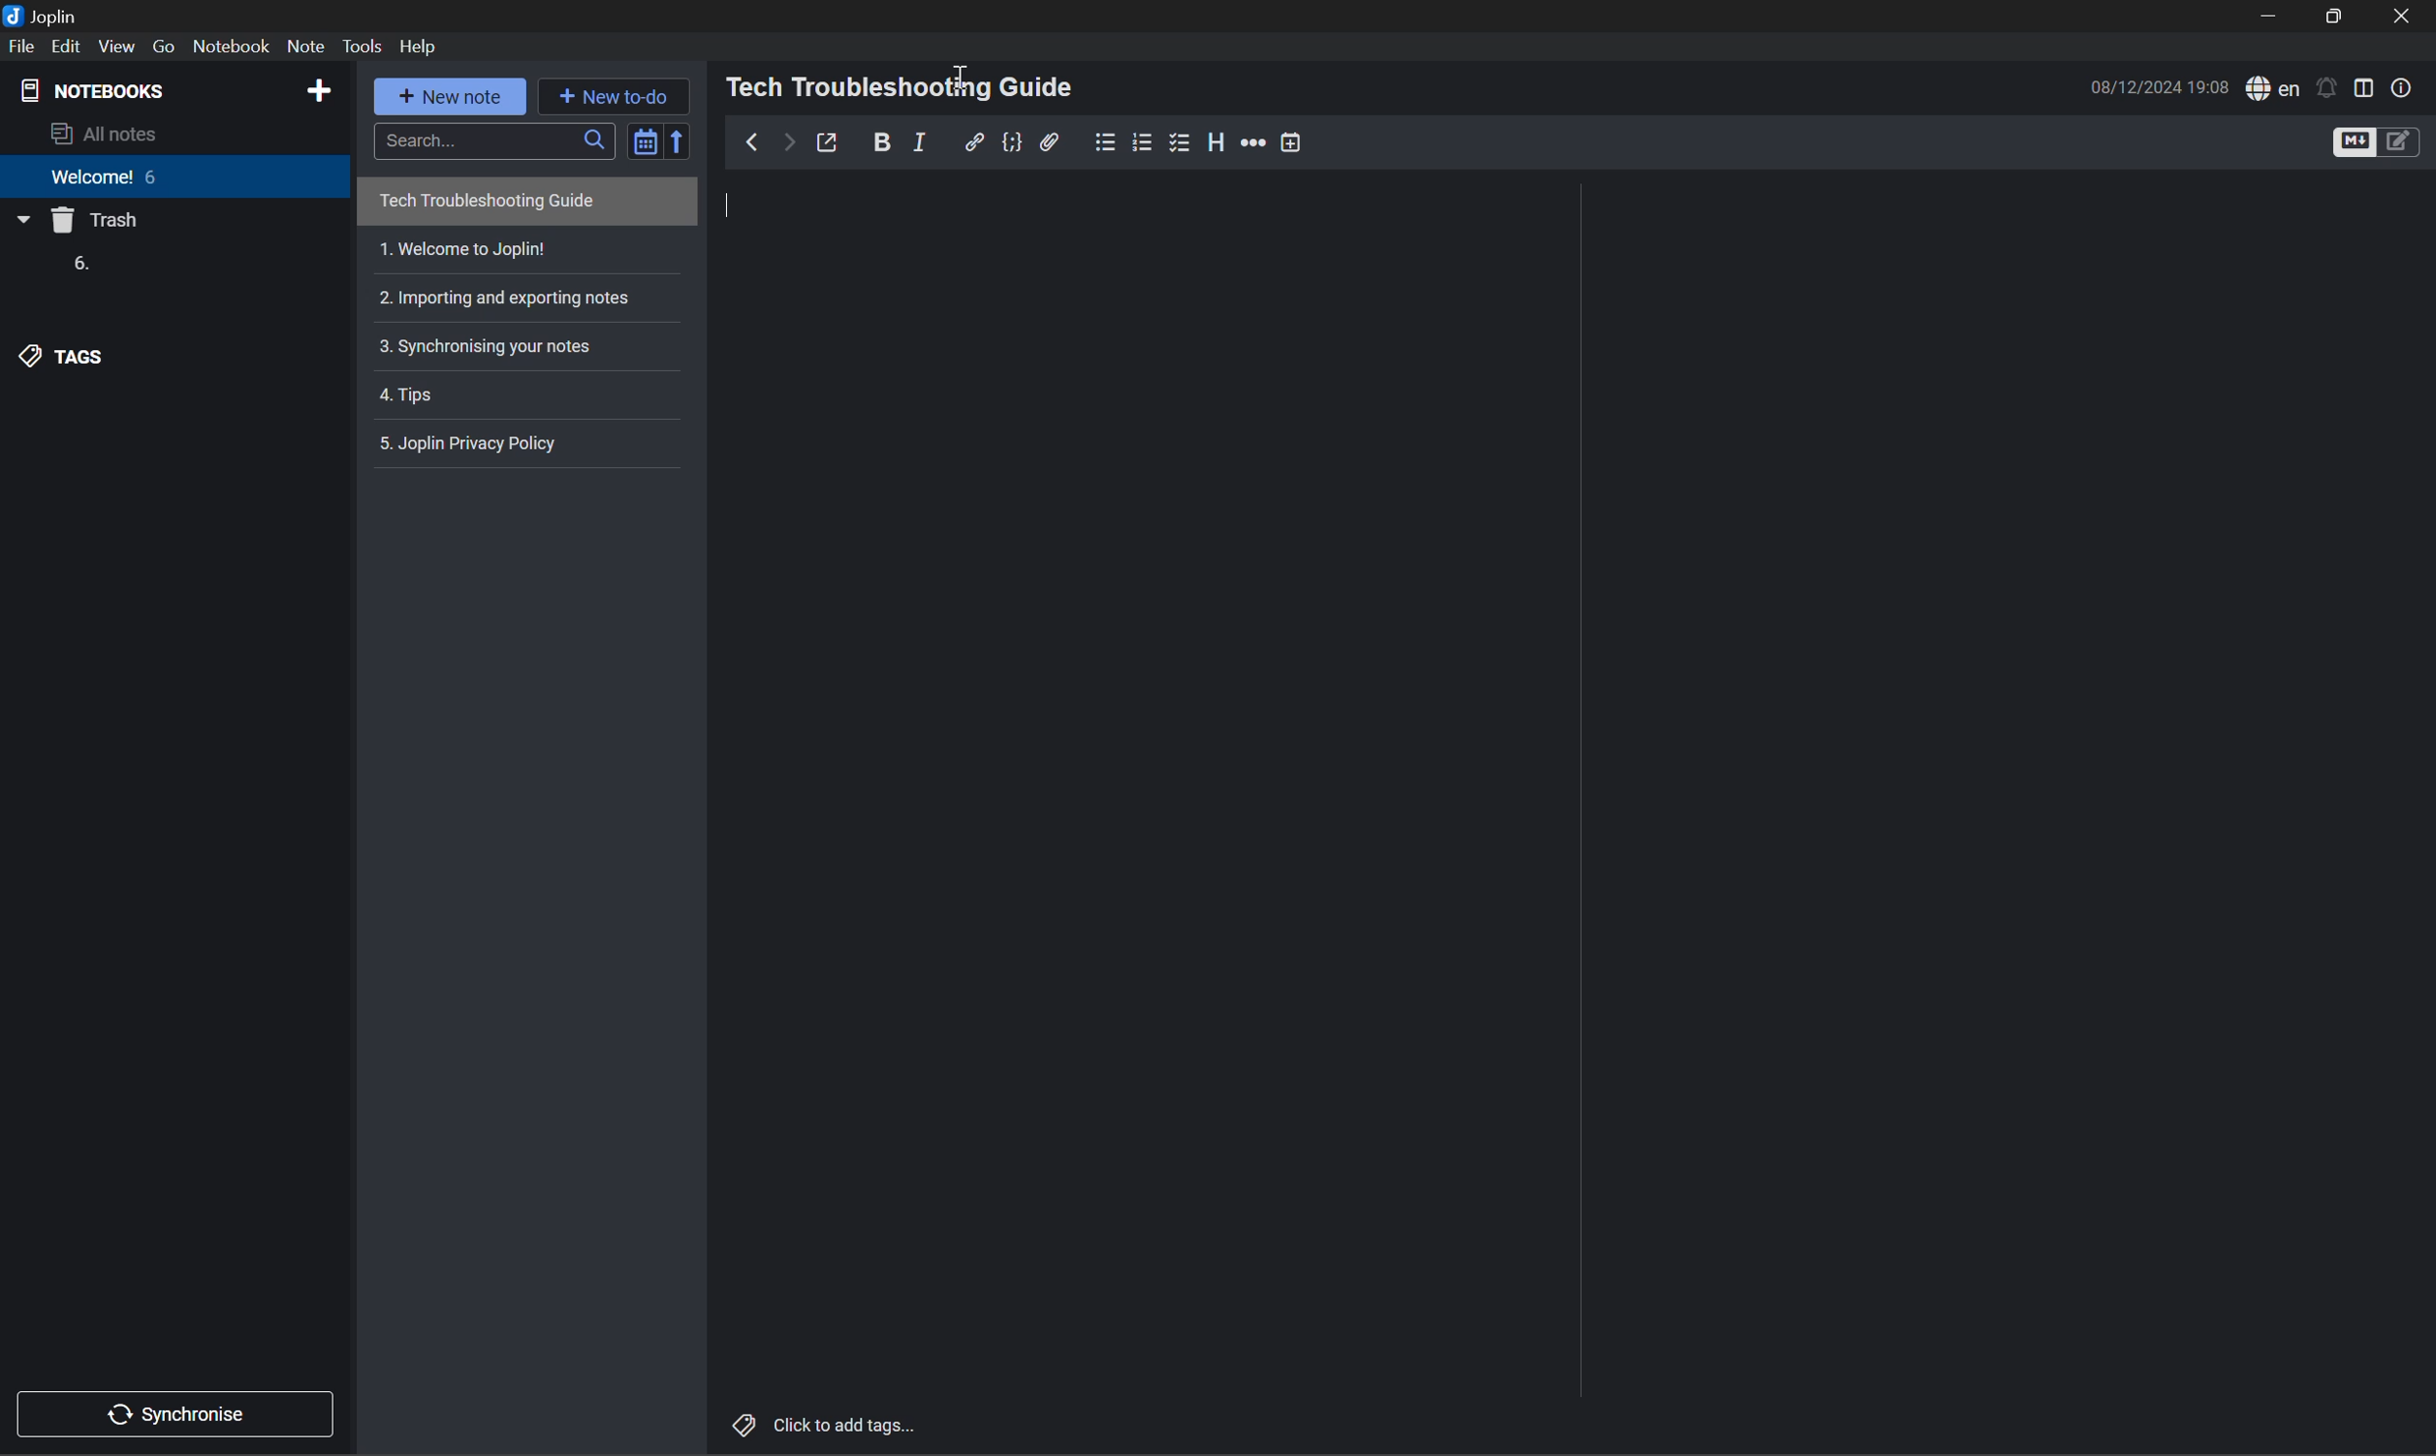 Image resolution: width=2436 pixels, height=1456 pixels. Describe the element at coordinates (2402, 87) in the screenshot. I see `Note properties` at that location.